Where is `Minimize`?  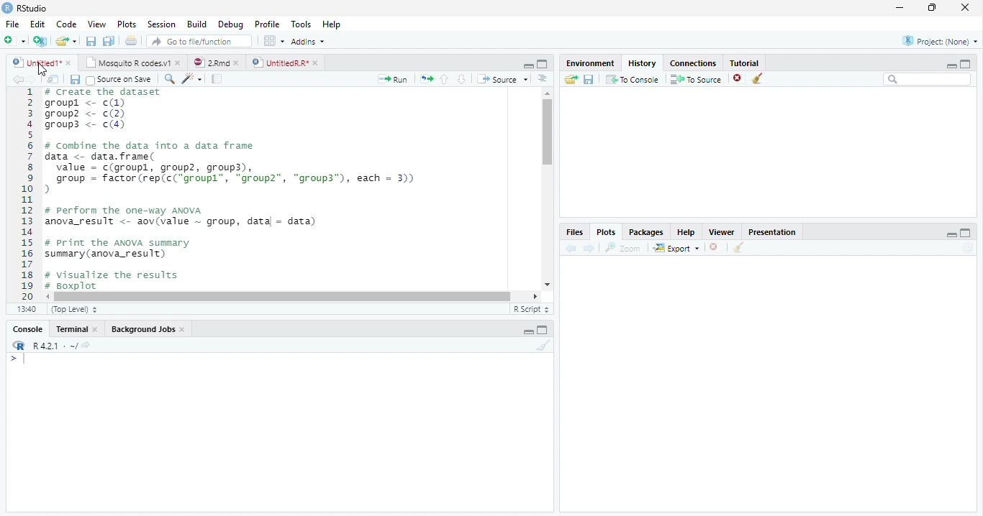
Minimize is located at coordinates (900, 9).